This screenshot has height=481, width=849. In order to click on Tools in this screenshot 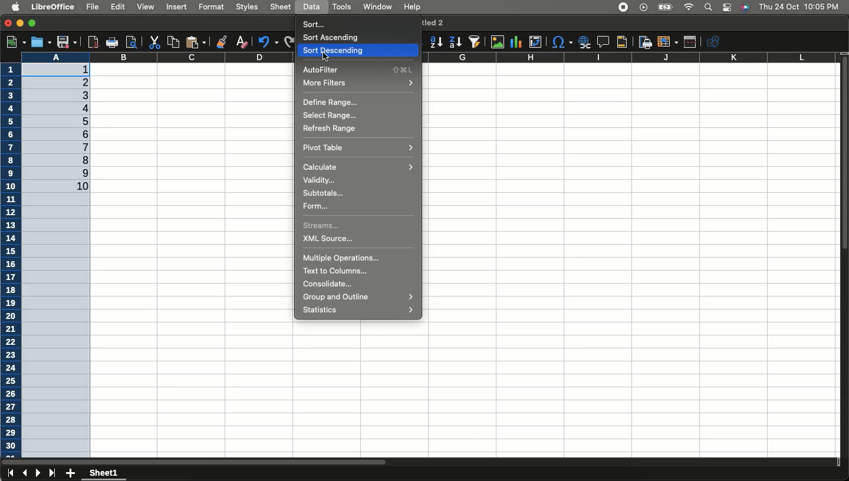, I will do `click(341, 7)`.